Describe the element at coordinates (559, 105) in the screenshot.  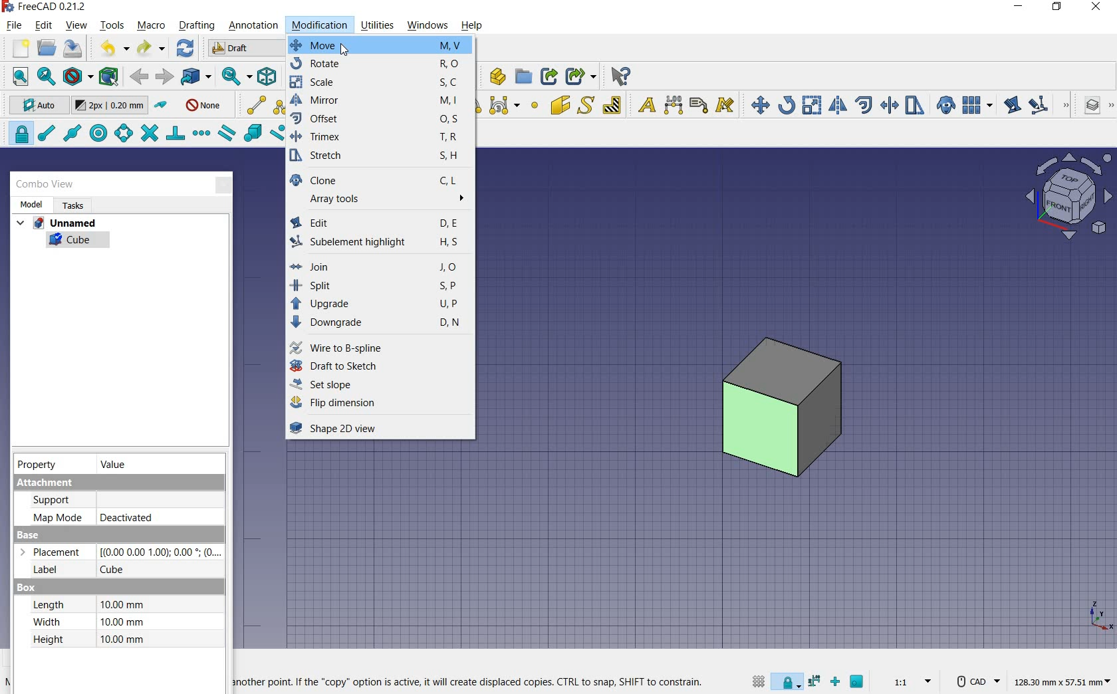
I see `facebinder` at that location.